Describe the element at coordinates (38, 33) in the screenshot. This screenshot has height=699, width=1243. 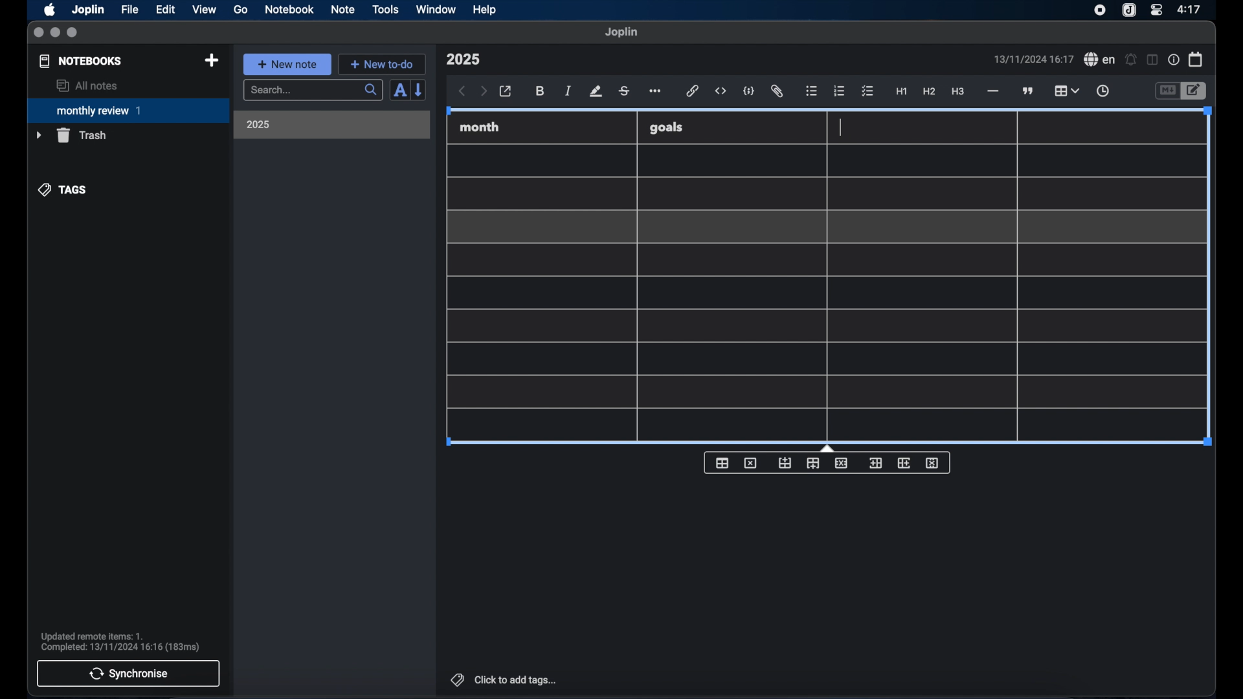
I see `close` at that location.